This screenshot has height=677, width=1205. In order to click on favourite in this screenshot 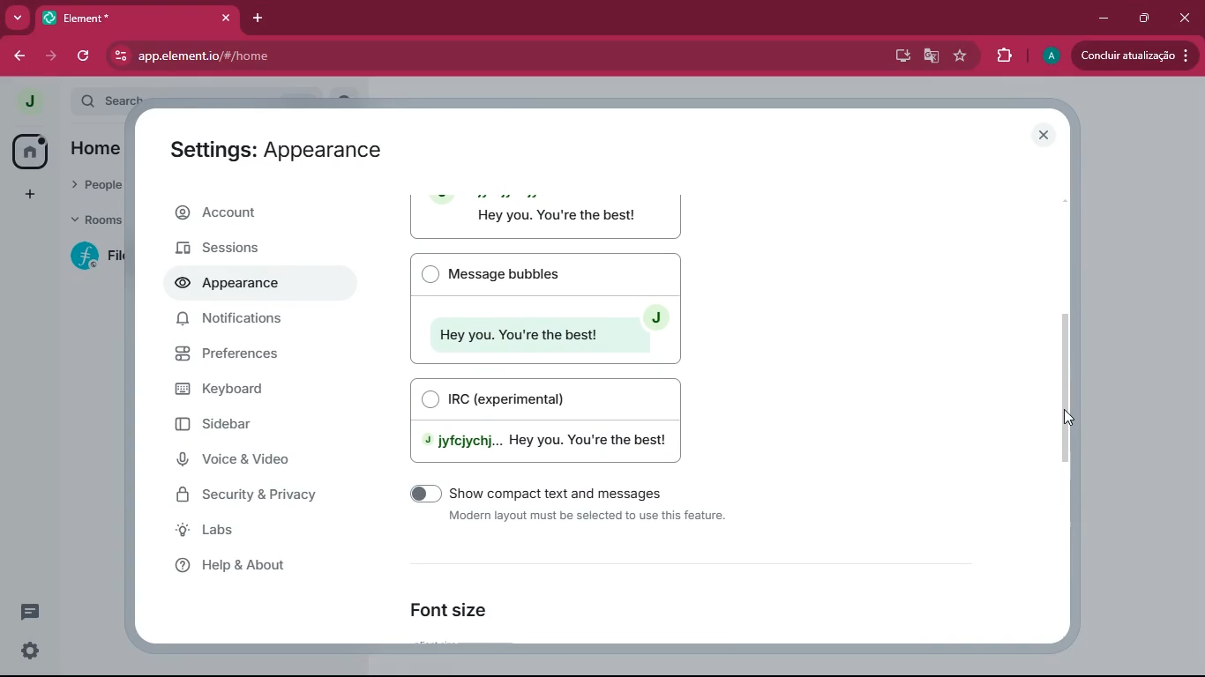, I will do `click(961, 56)`.